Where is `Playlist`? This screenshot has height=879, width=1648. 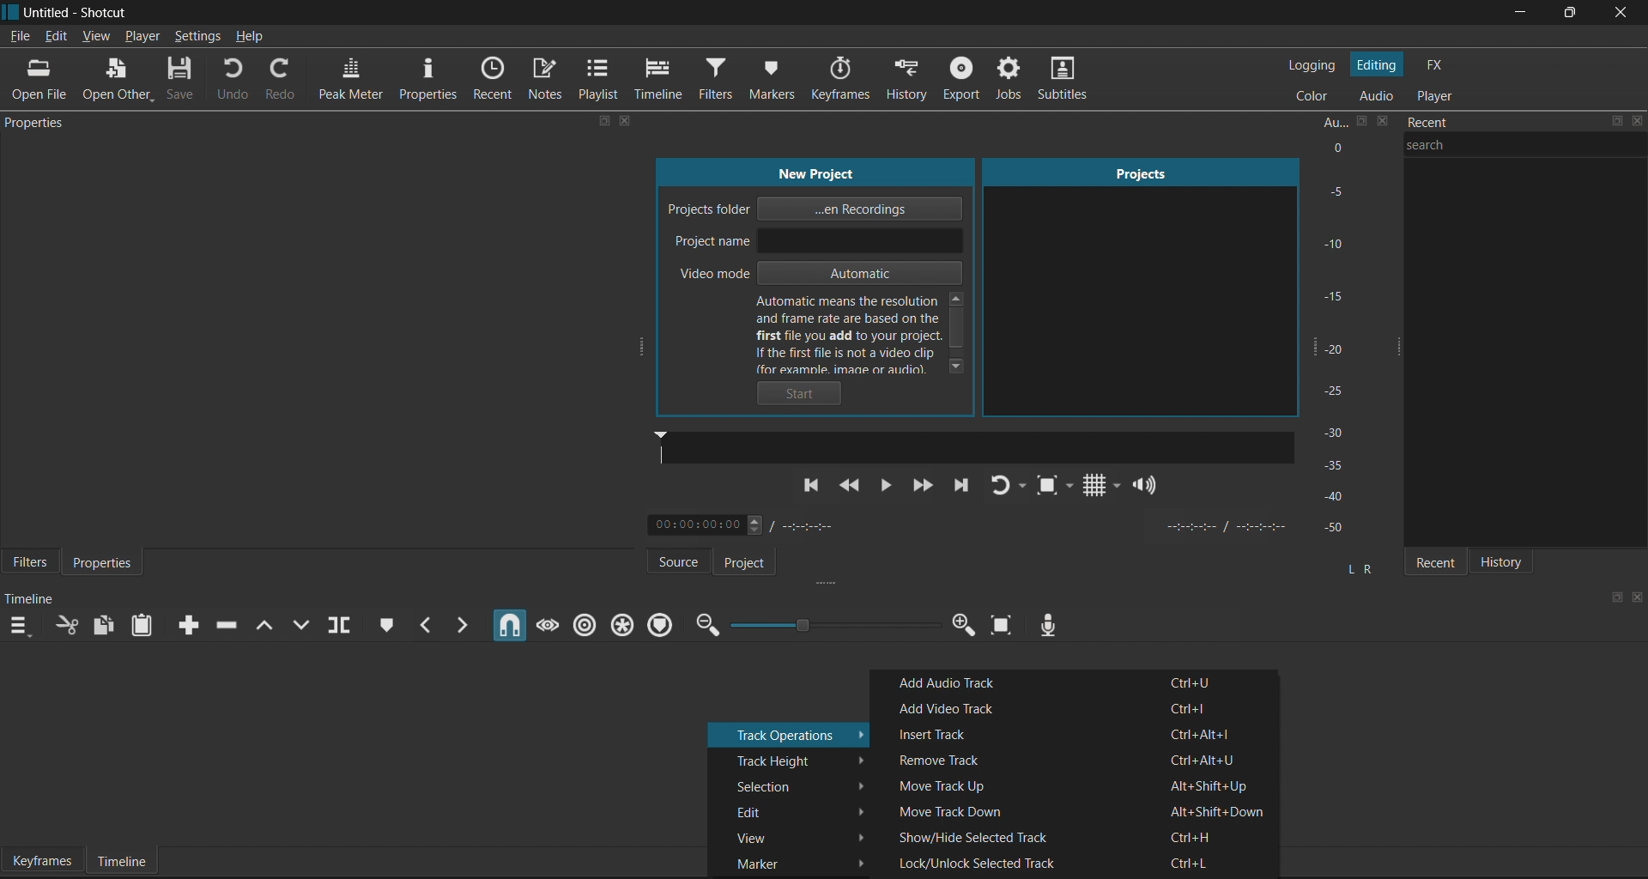
Playlist is located at coordinates (601, 81).